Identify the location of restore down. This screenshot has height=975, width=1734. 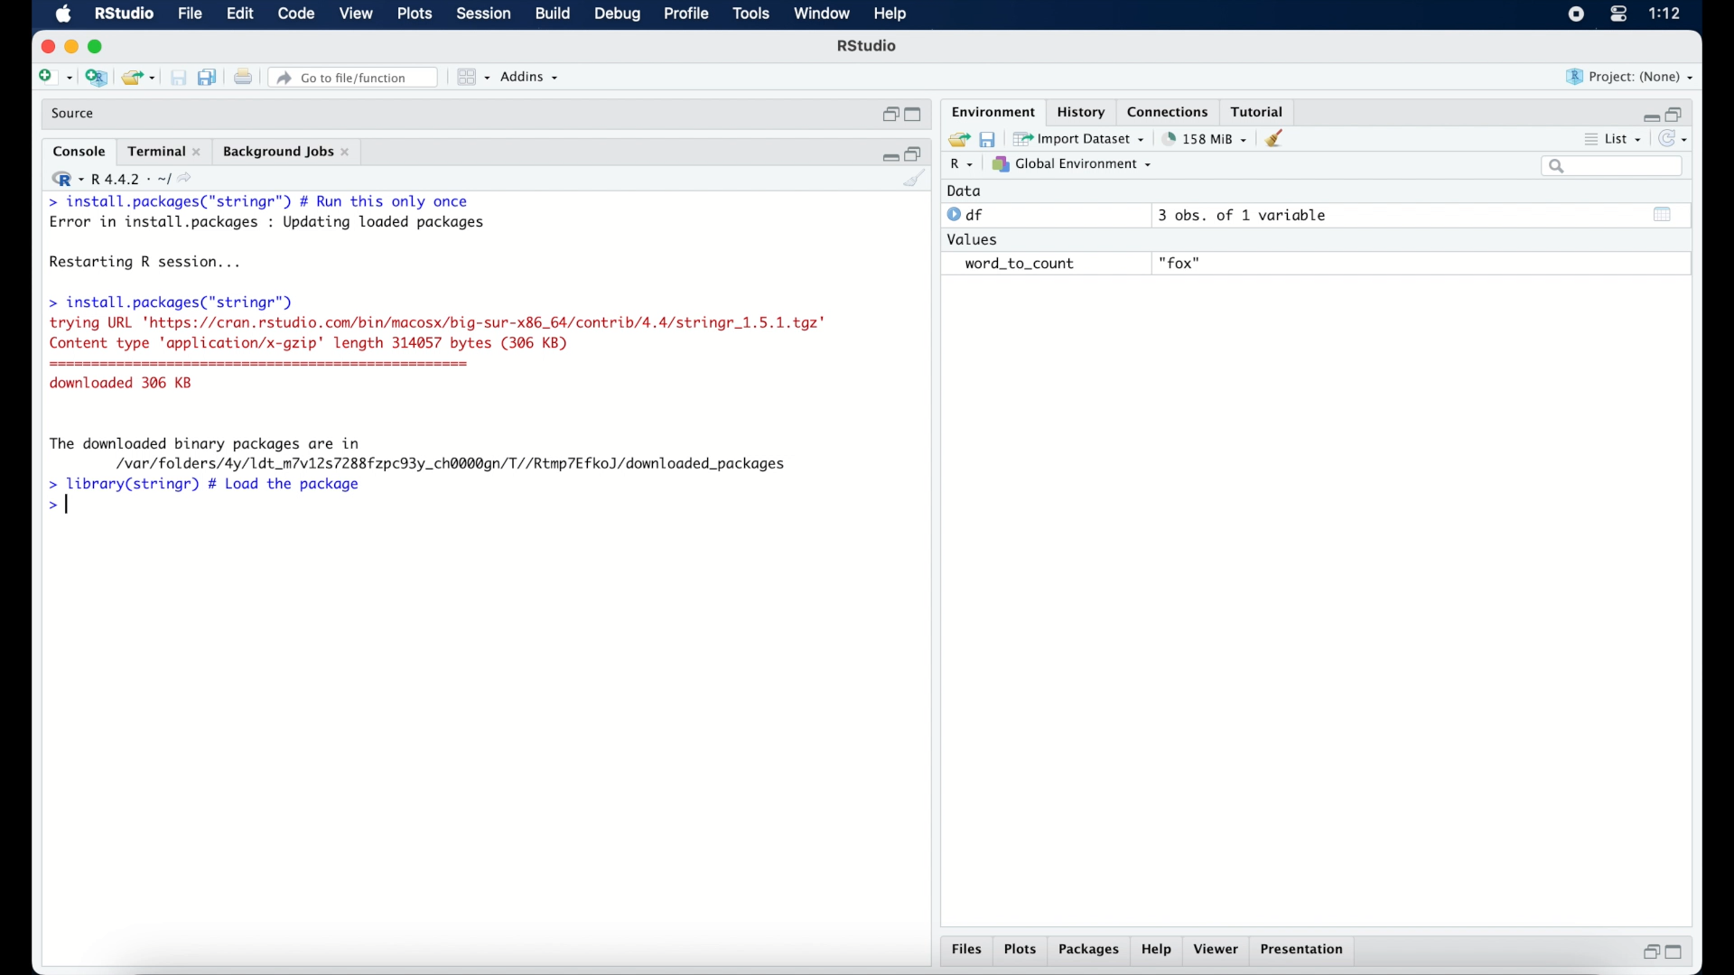
(1676, 113).